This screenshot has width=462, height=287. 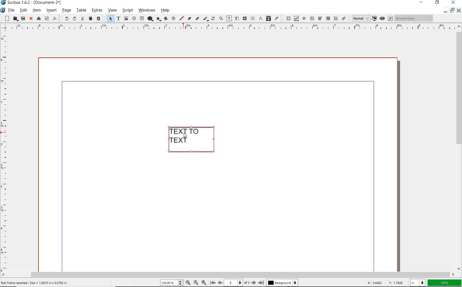 I want to click on preflight verifier, so click(x=46, y=19).